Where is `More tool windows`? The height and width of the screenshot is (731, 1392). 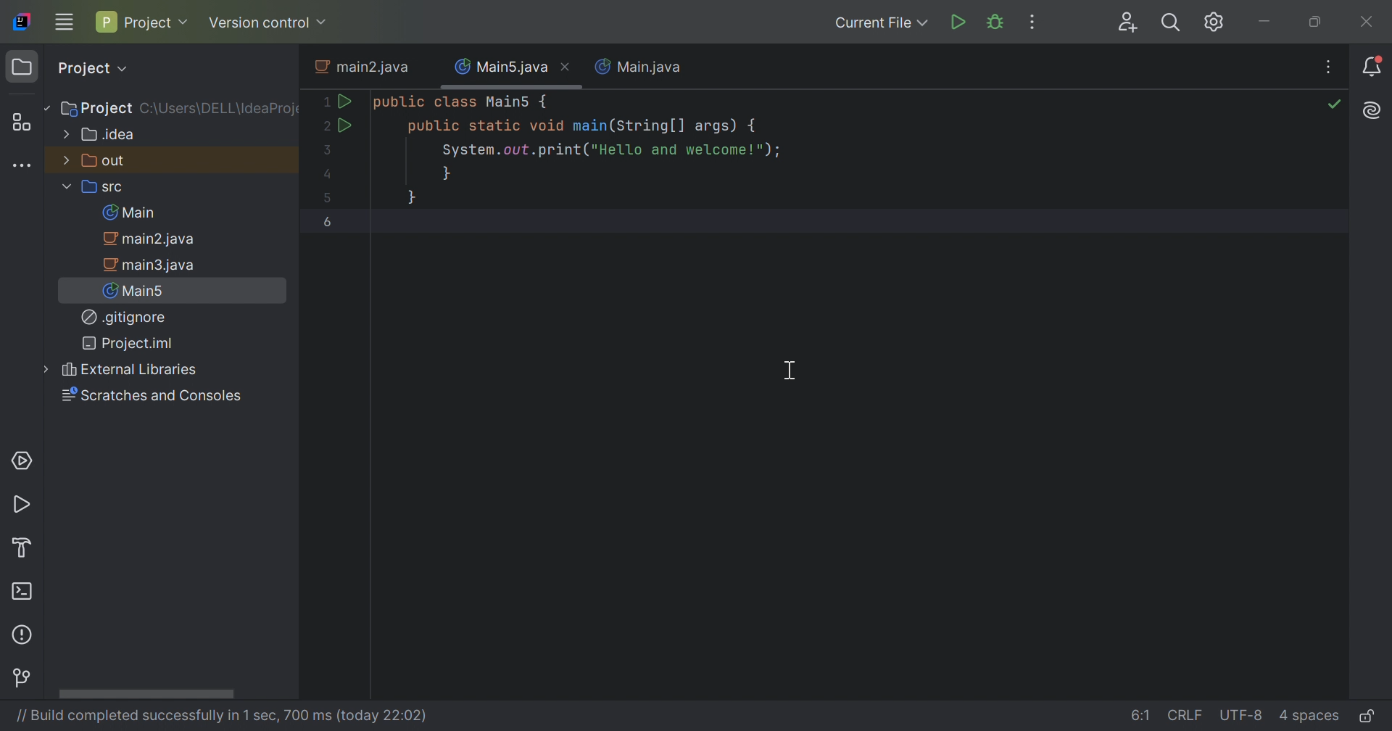
More tool windows is located at coordinates (20, 165).